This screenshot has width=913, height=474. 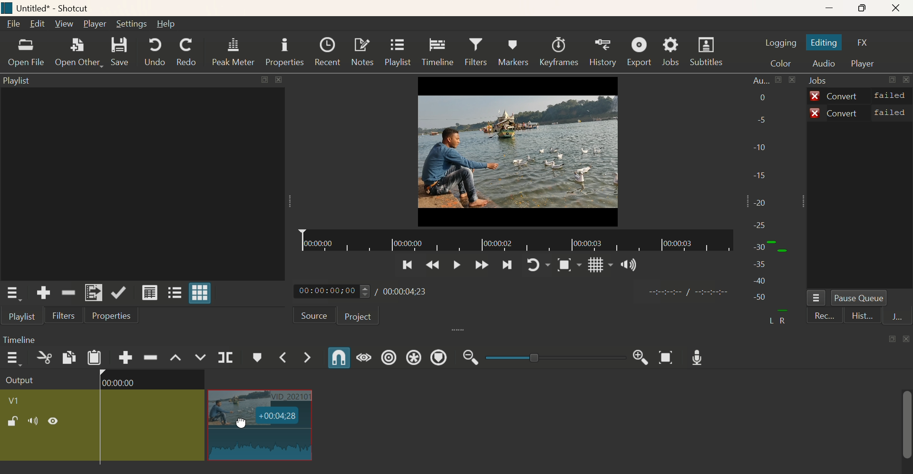 I want to click on View as tiles, so click(x=175, y=292).